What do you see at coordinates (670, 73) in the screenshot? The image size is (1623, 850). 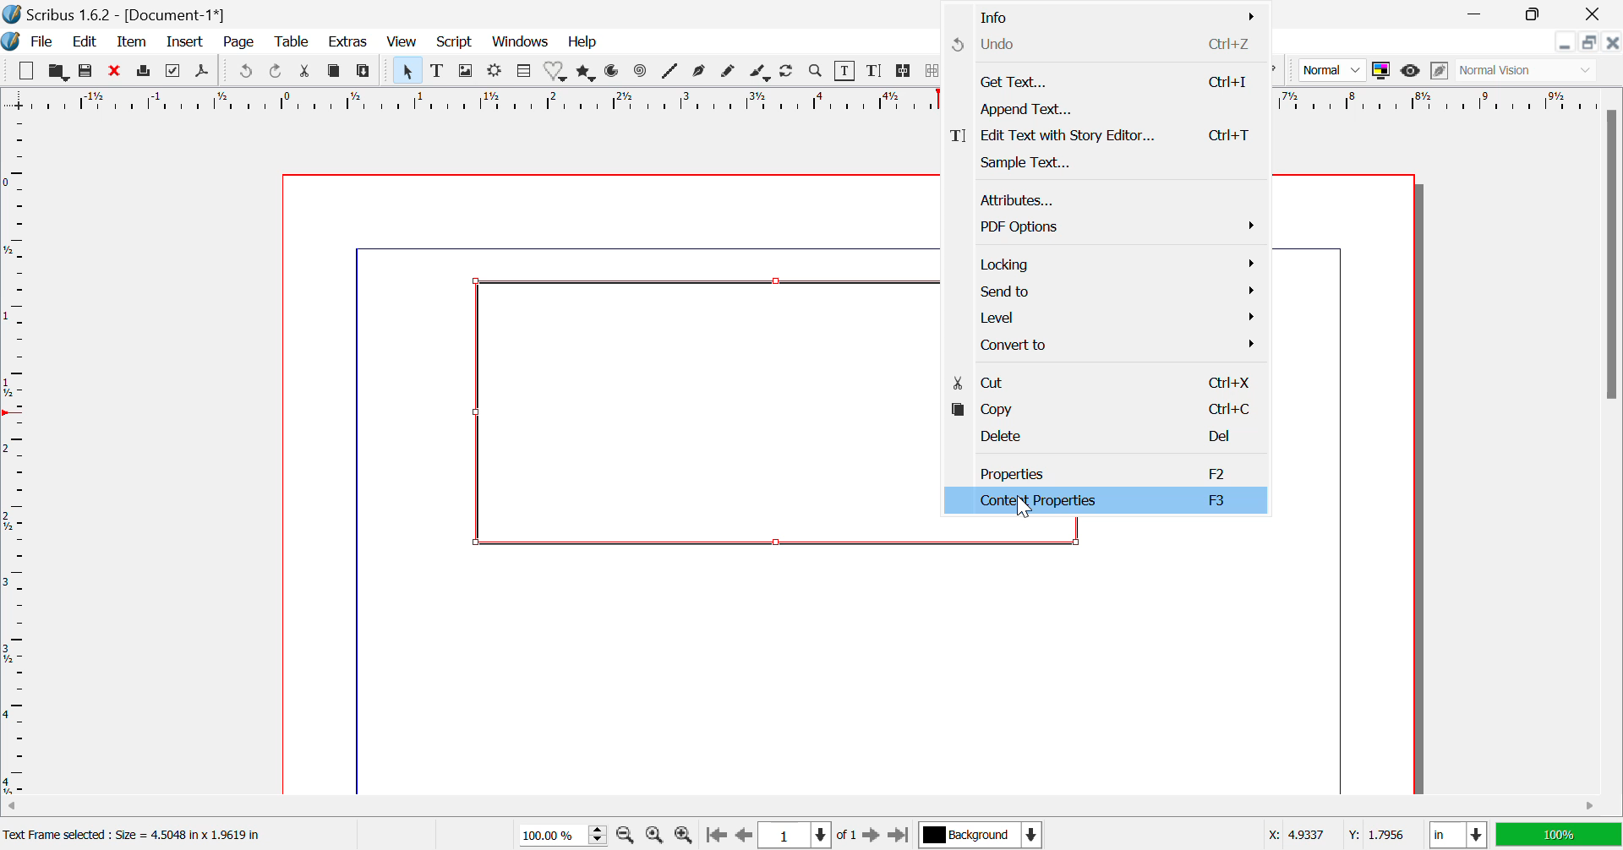 I see `Lines` at bounding box center [670, 73].